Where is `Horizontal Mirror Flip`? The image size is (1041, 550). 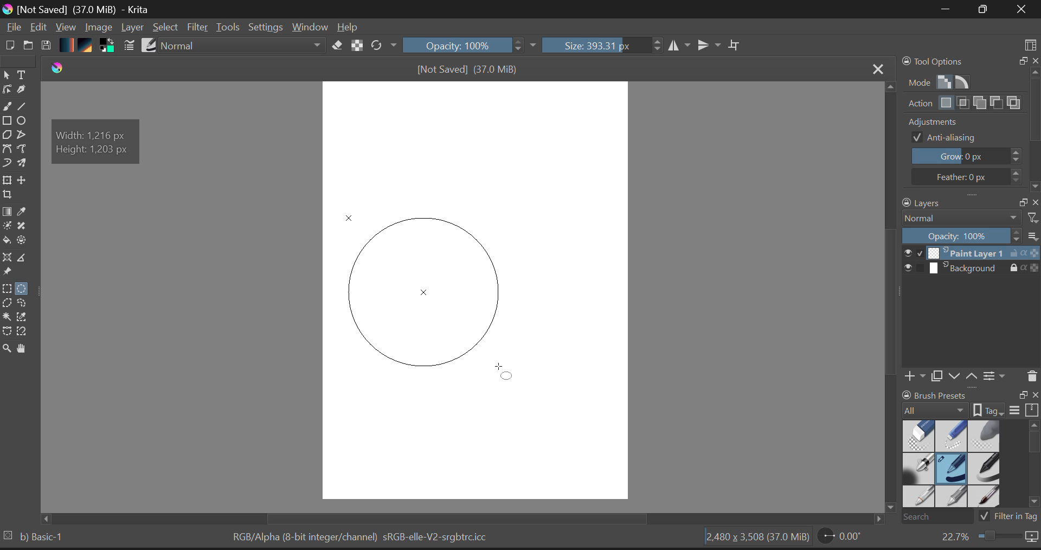
Horizontal Mirror Flip is located at coordinates (711, 46).